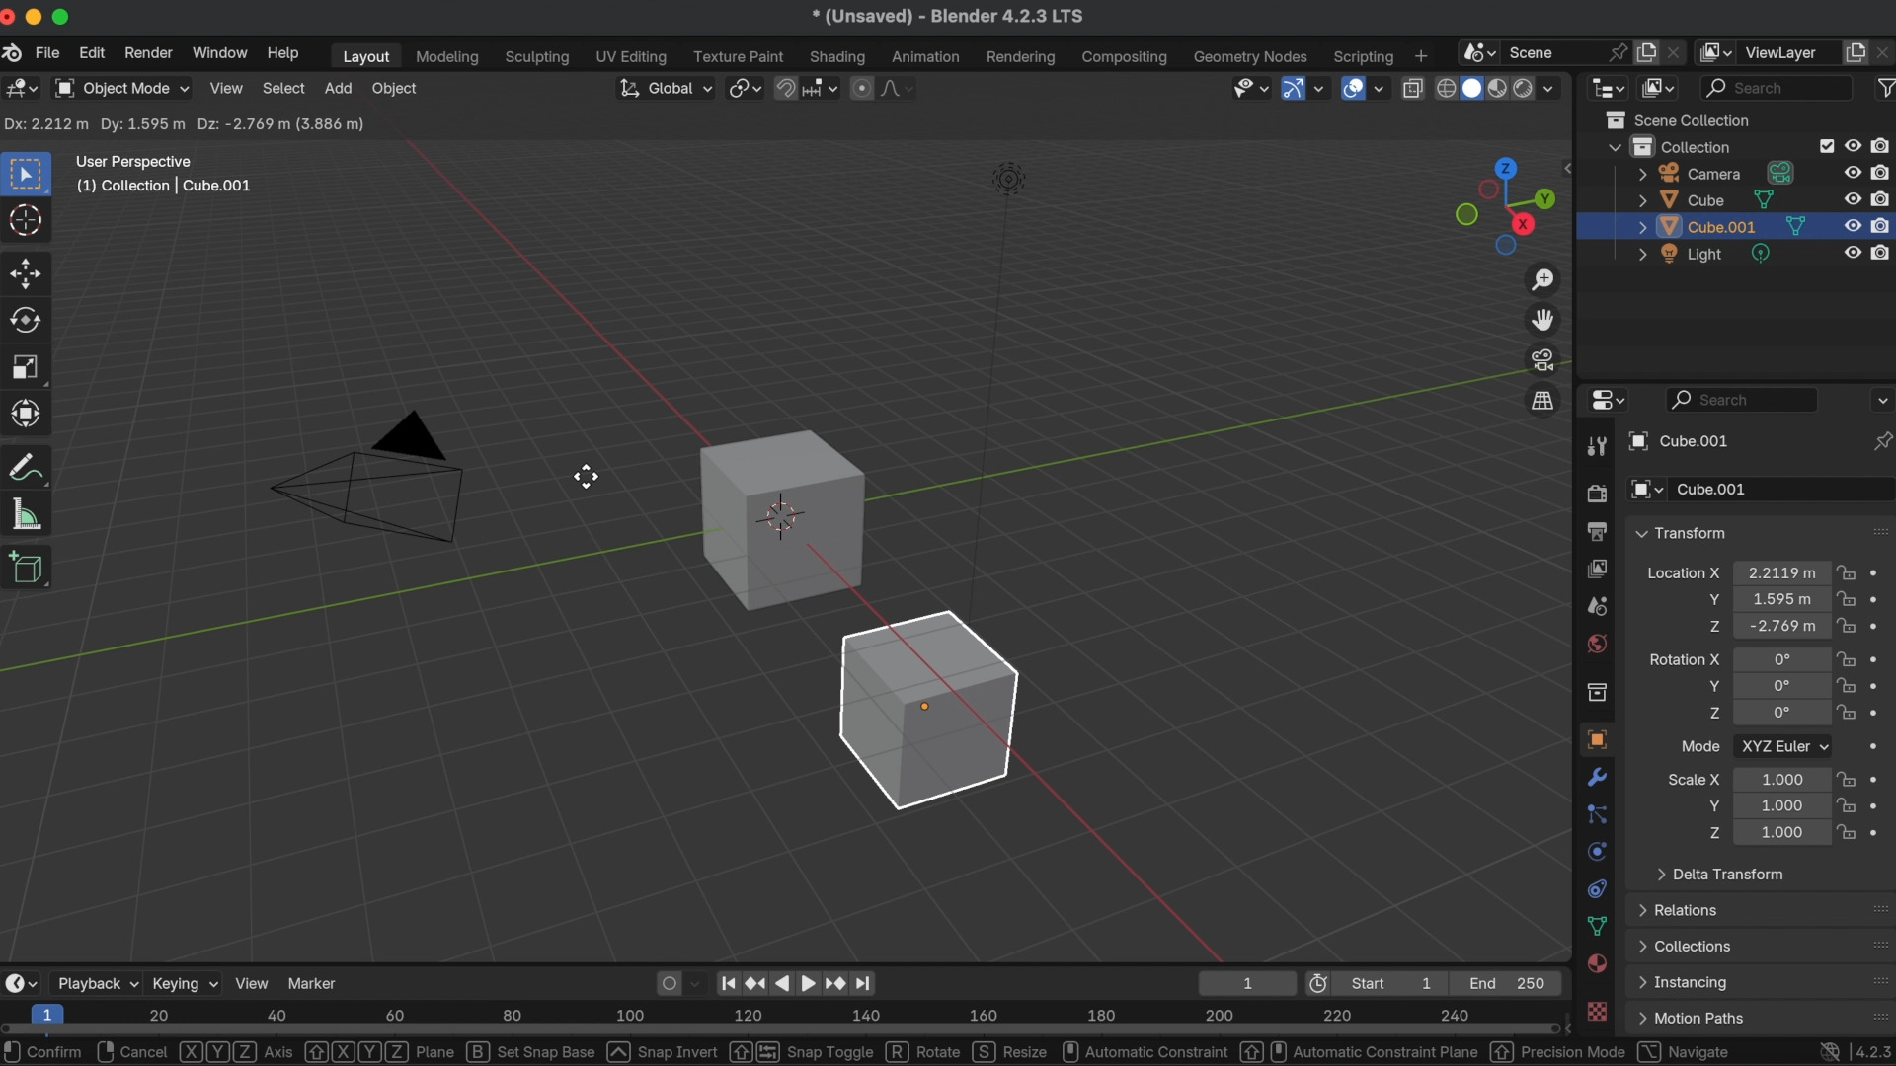 Image resolution: width=1896 pixels, height=1066 pixels. What do you see at coordinates (1778, 833) in the screenshot?
I see `scale location` at bounding box center [1778, 833].